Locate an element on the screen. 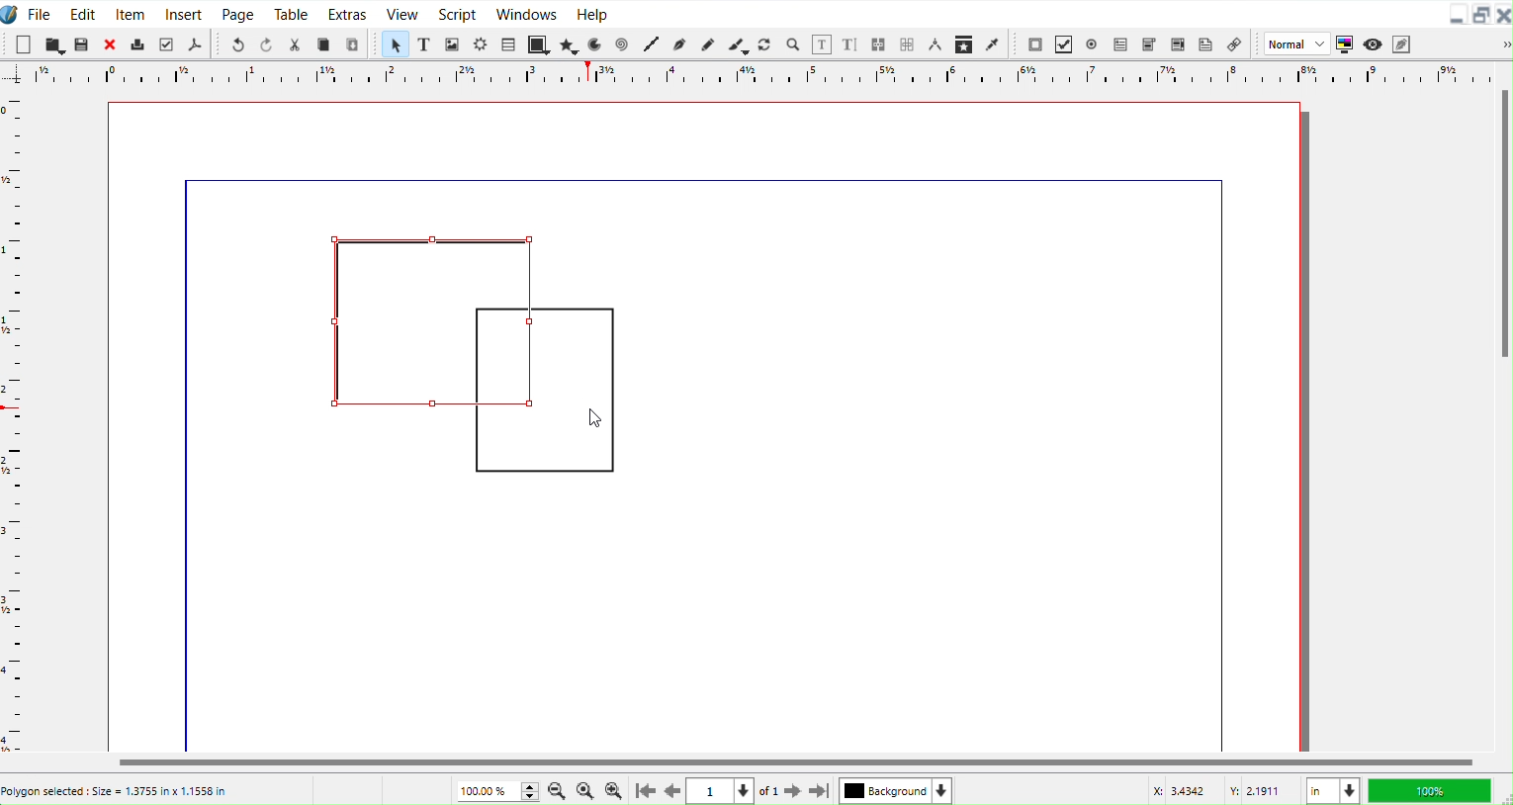 The width and height of the screenshot is (1513, 805). Edit contents of frame is located at coordinates (822, 45).